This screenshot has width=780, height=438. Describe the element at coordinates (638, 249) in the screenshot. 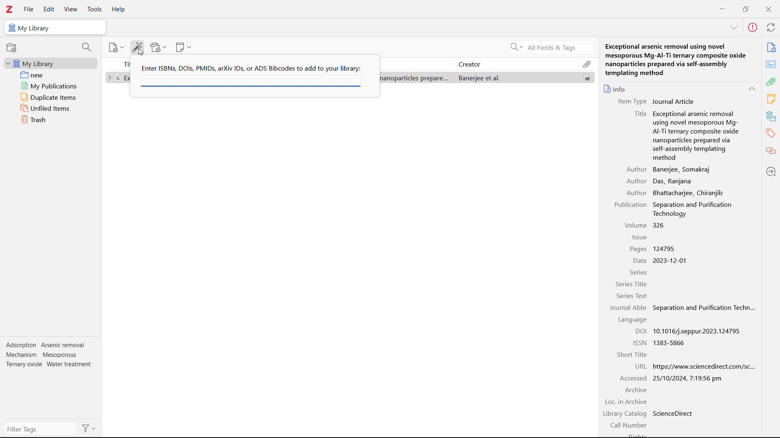

I see `pages` at that location.